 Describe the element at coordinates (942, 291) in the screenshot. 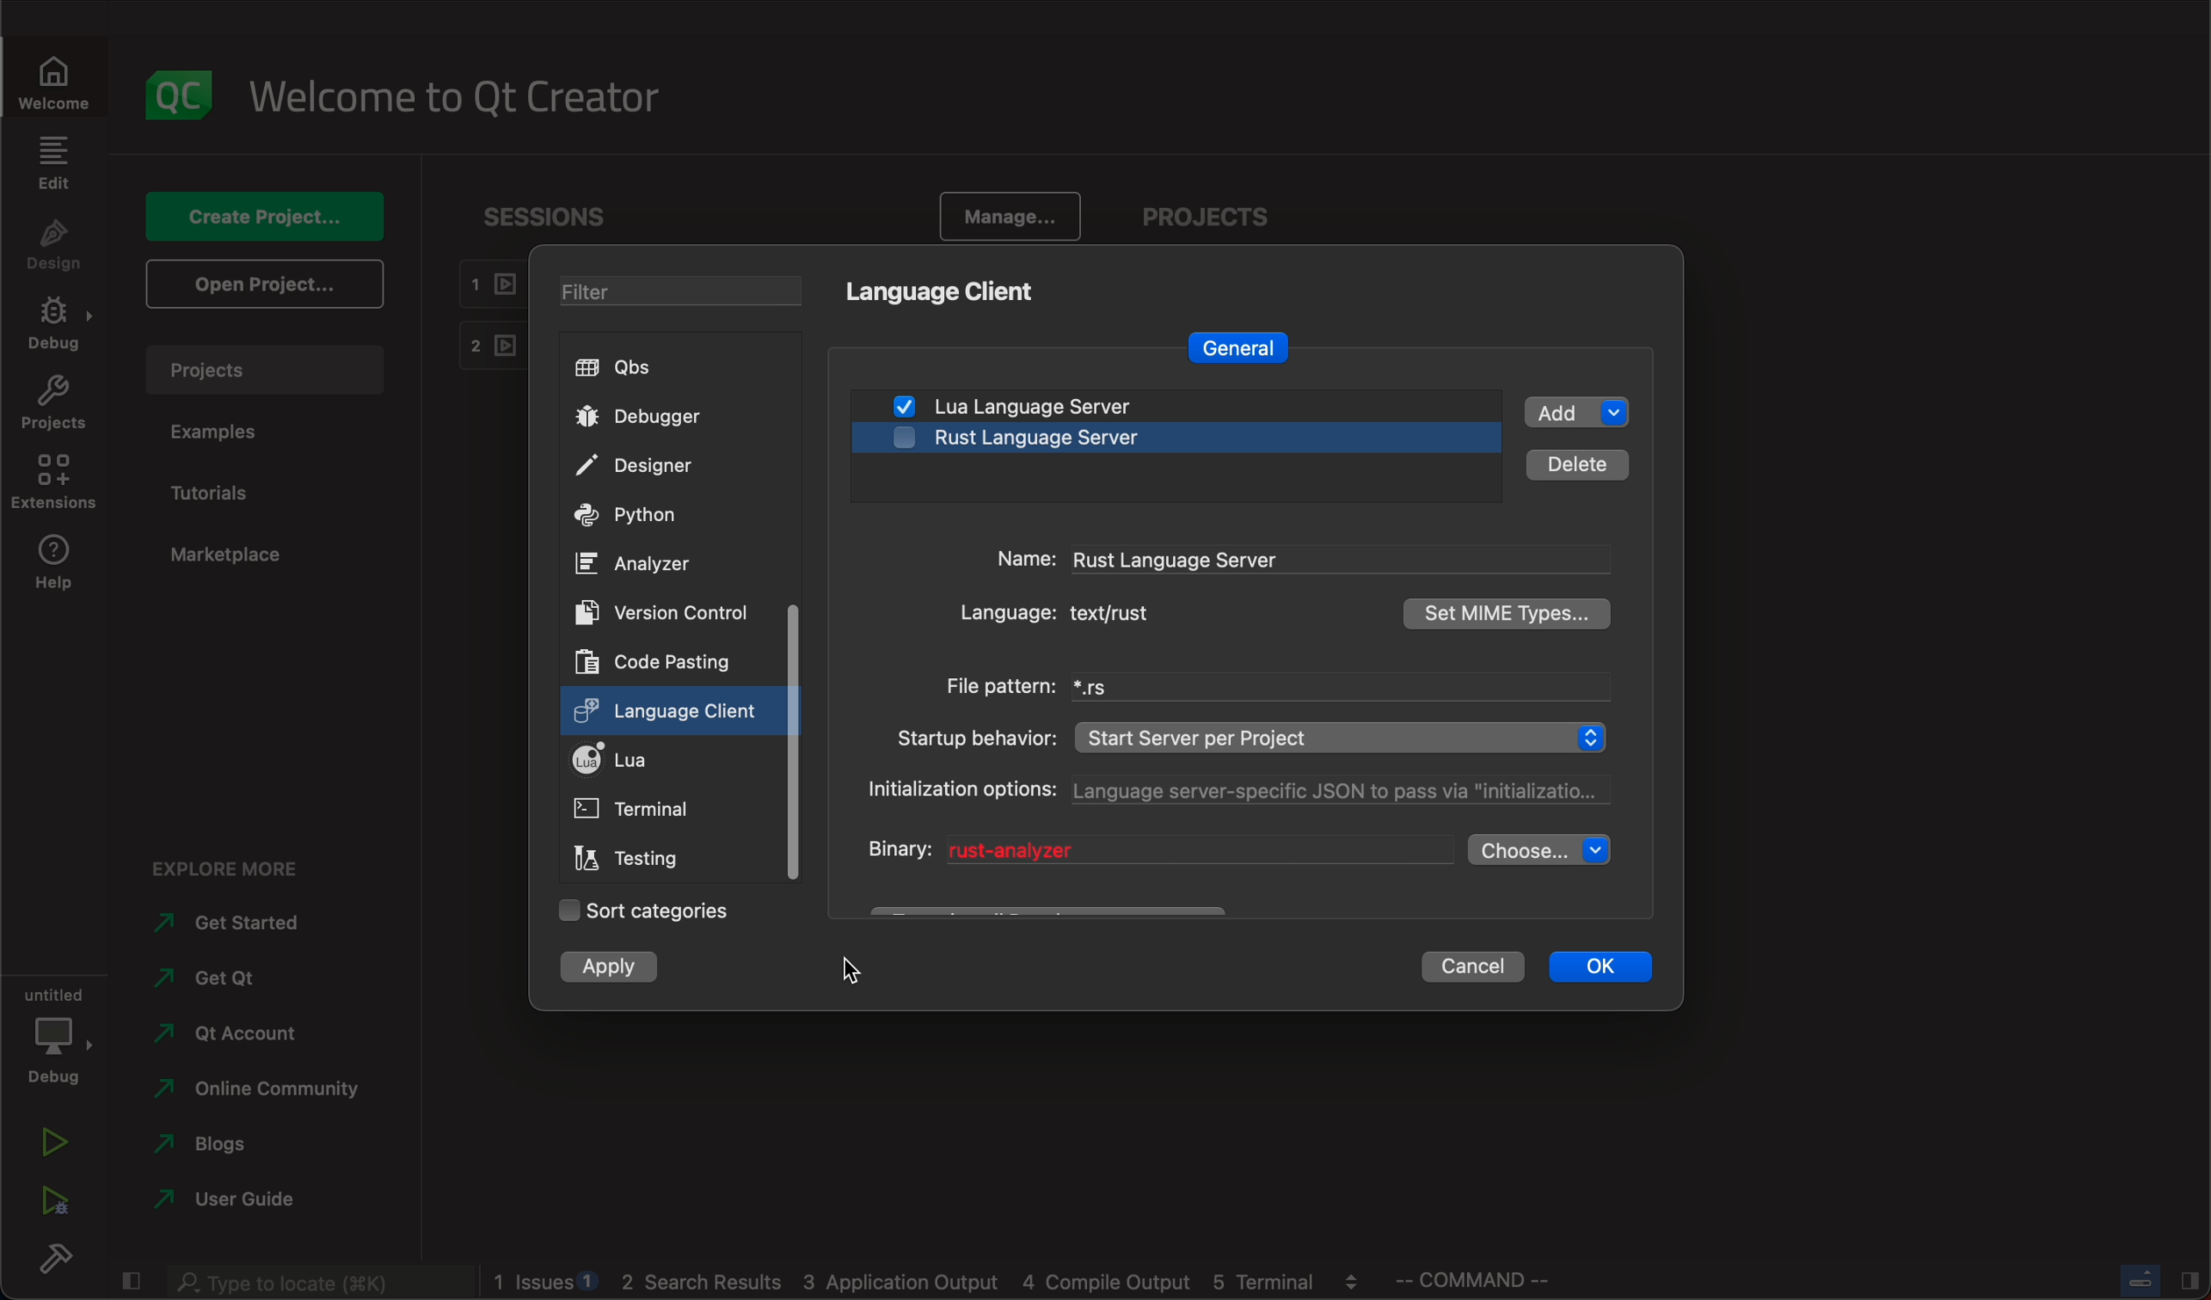

I see `language` at that location.